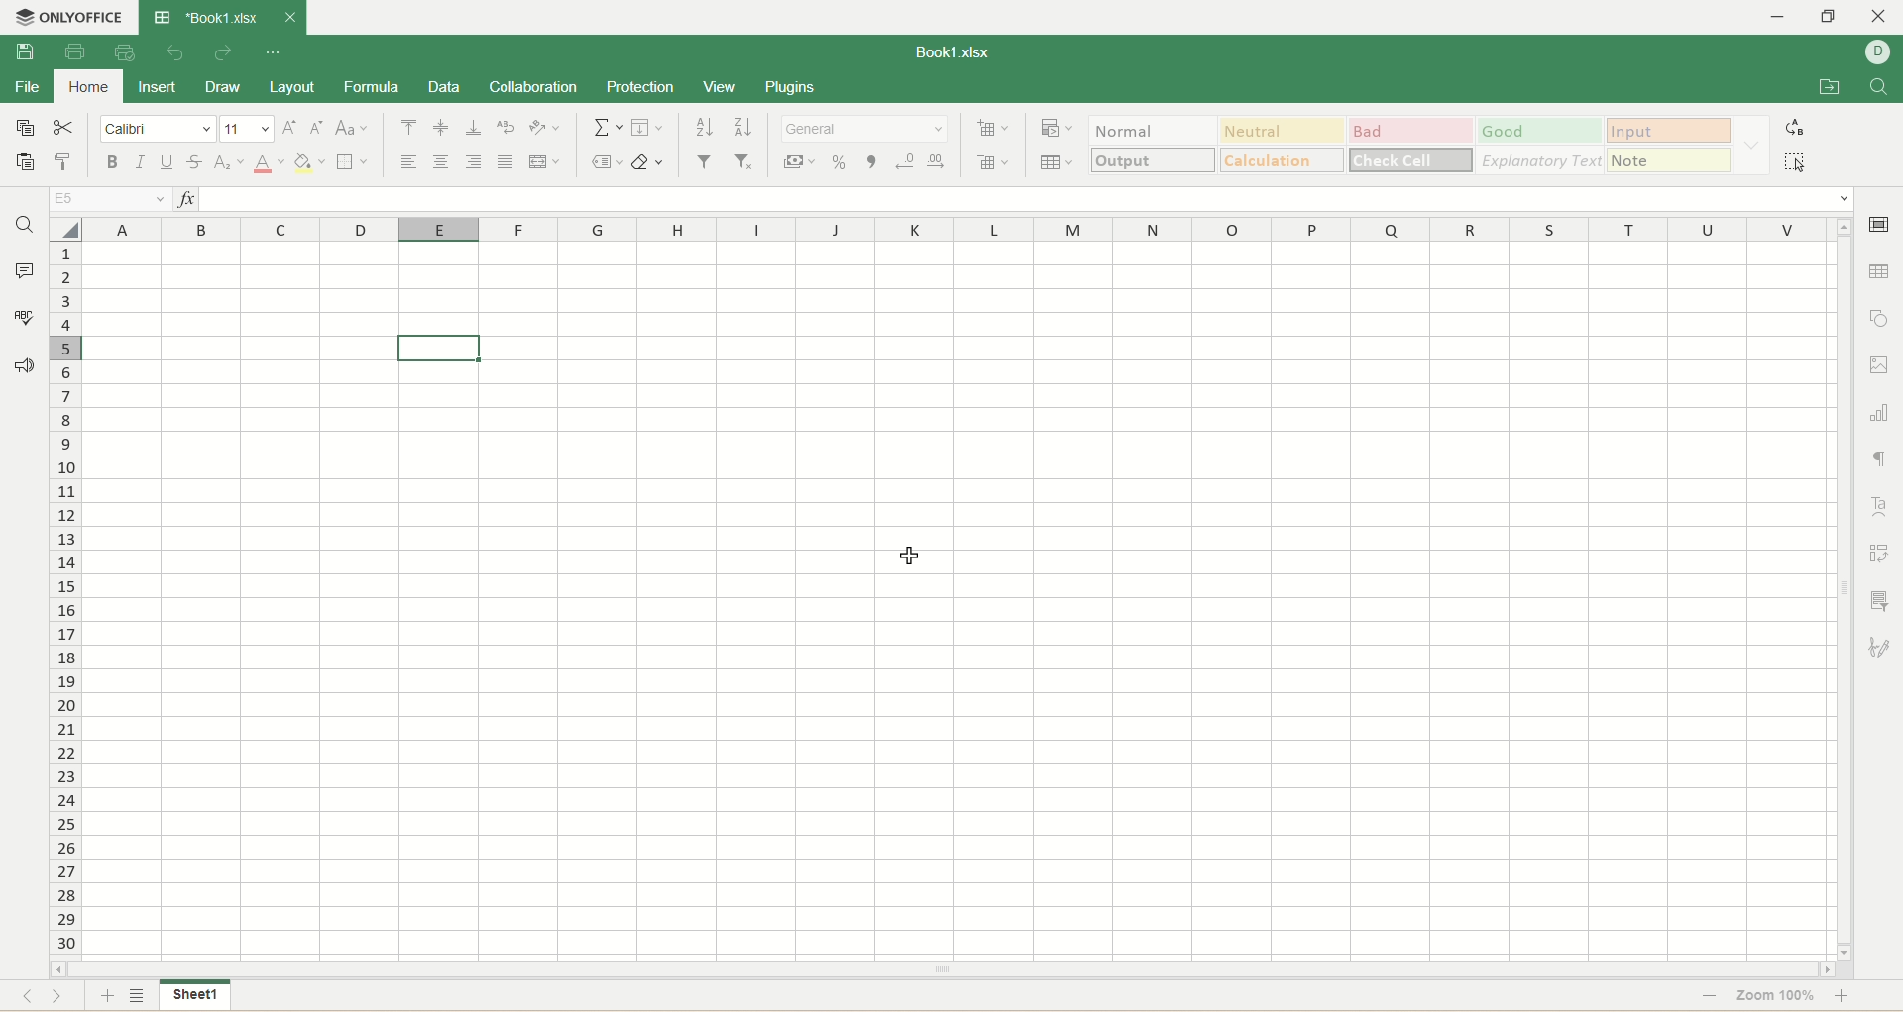 This screenshot has height=1012, width=1903. What do you see at coordinates (104, 995) in the screenshot?
I see `add sheet` at bounding box center [104, 995].